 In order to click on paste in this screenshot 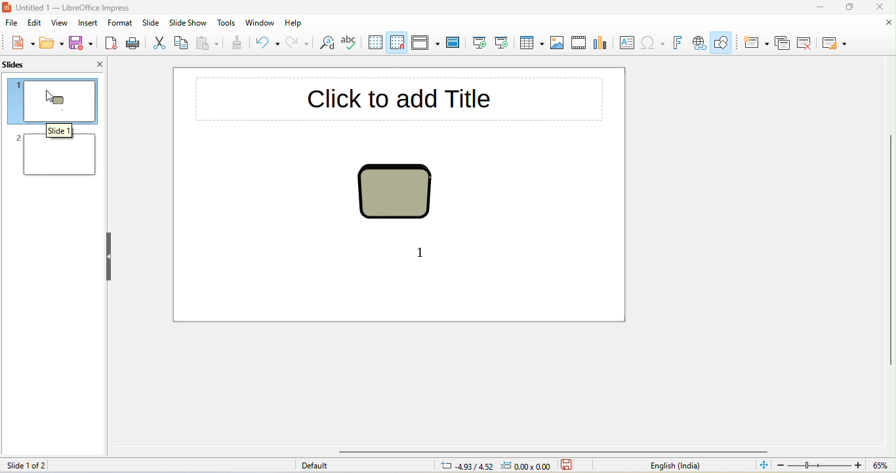, I will do `click(208, 45)`.